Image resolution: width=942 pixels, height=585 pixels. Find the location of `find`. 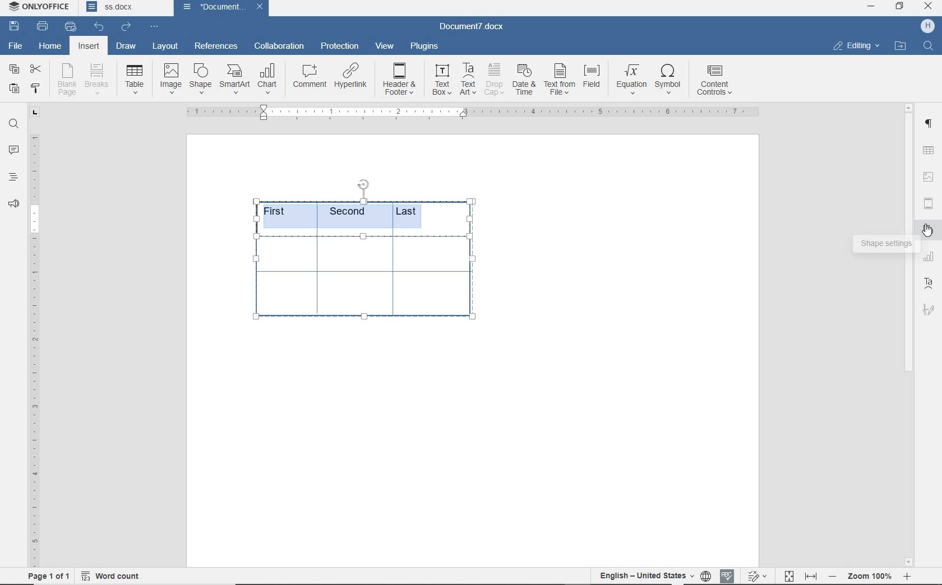

find is located at coordinates (13, 124).